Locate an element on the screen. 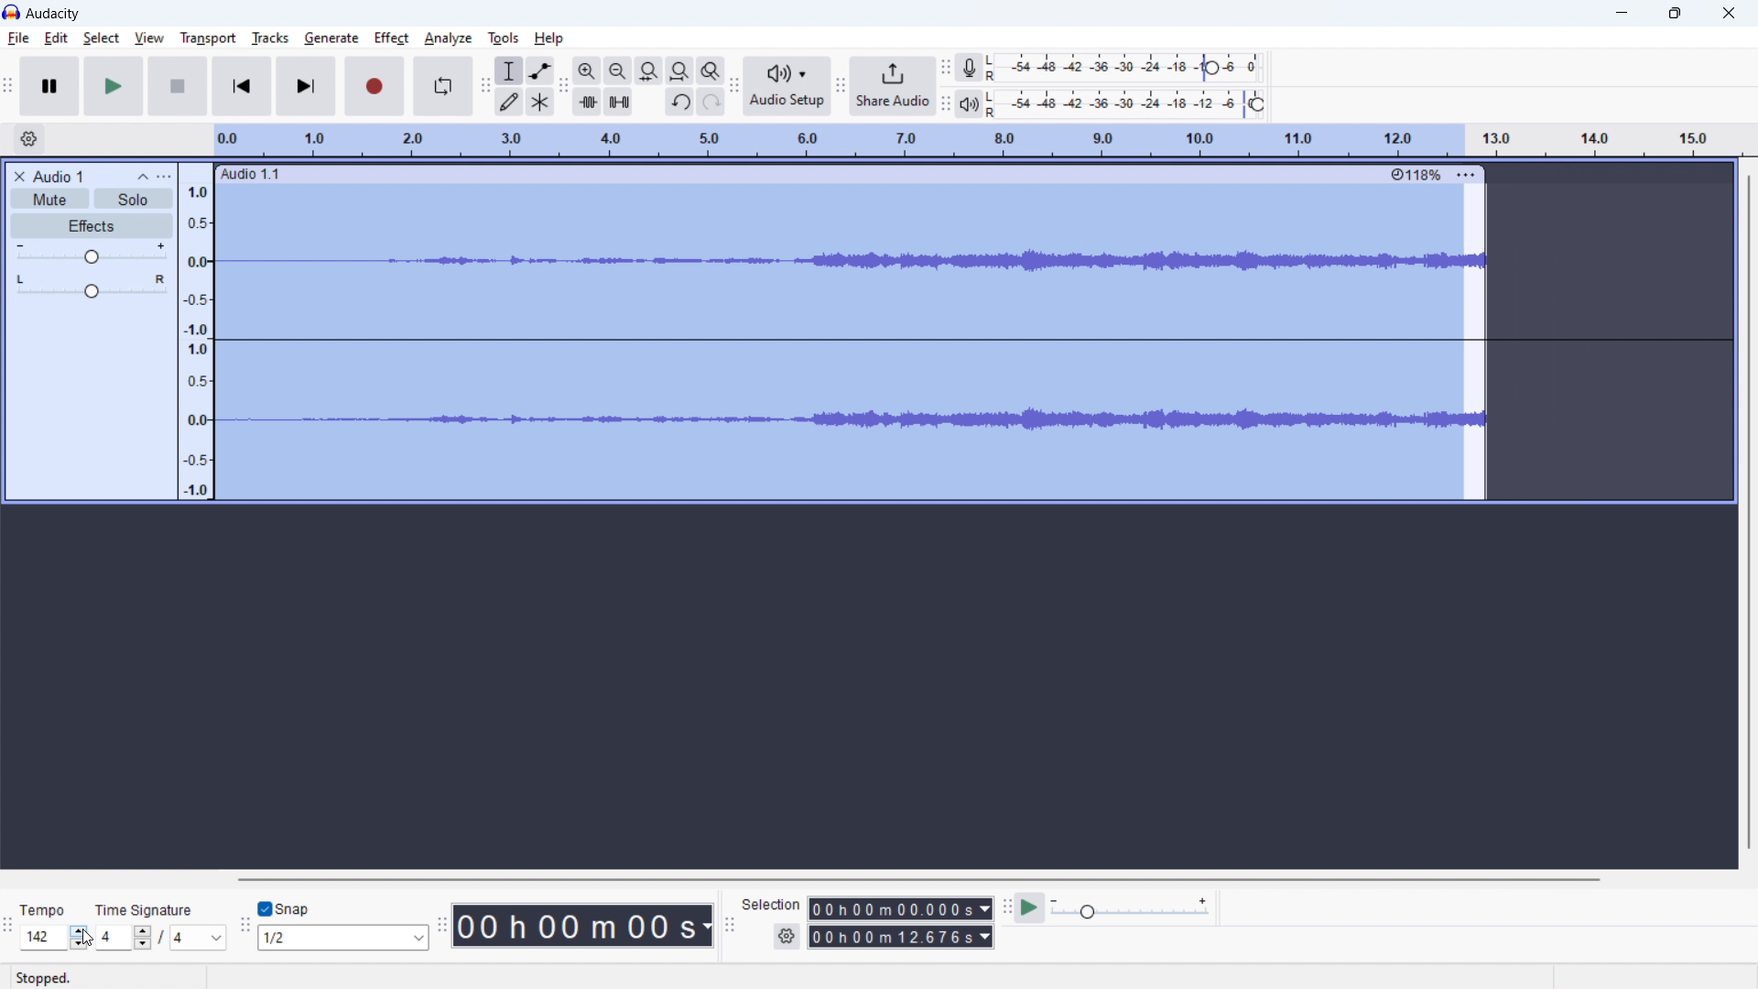 This screenshot has height=989, width=1758. cursor is located at coordinates (84, 938).